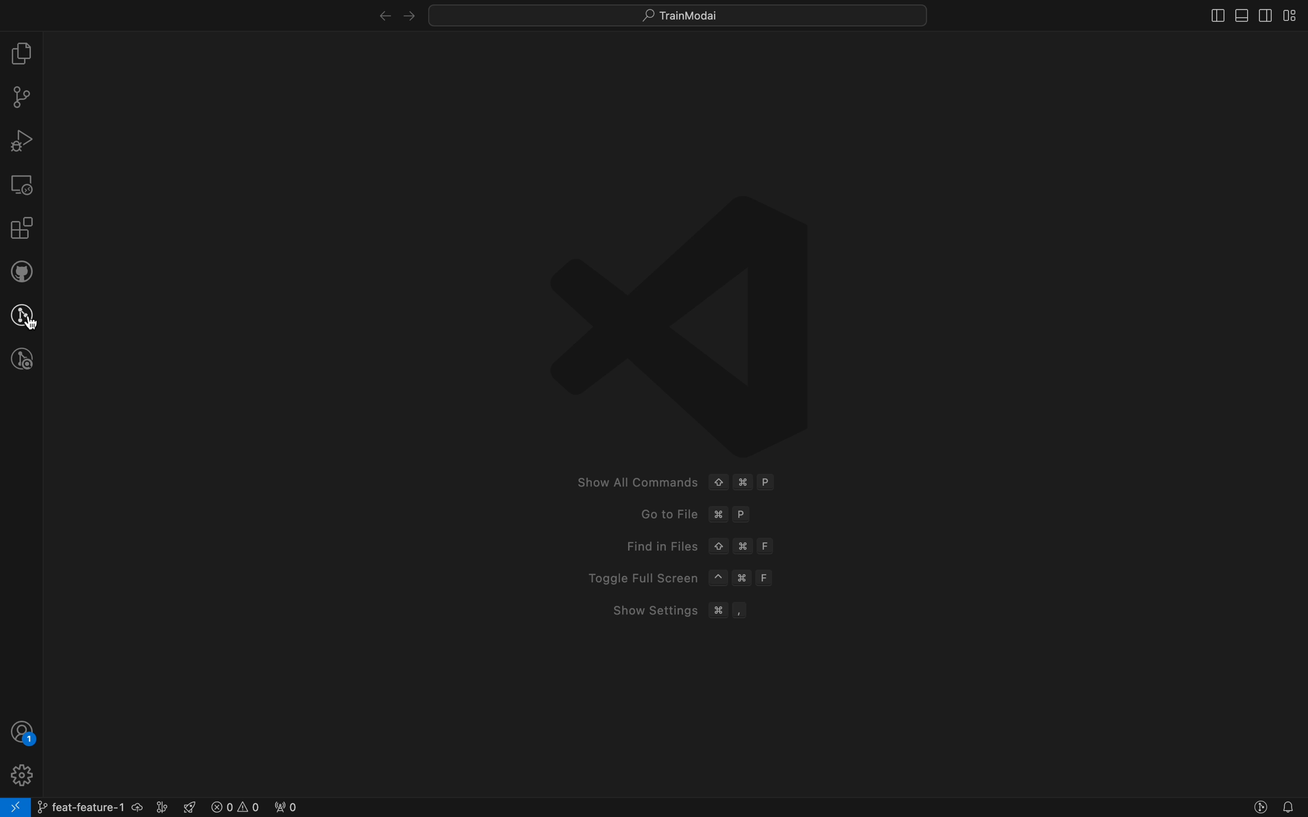 The height and width of the screenshot is (817, 1308). What do you see at coordinates (25, 316) in the screenshot?
I see `gitlens` at bounding box center [25, 316].